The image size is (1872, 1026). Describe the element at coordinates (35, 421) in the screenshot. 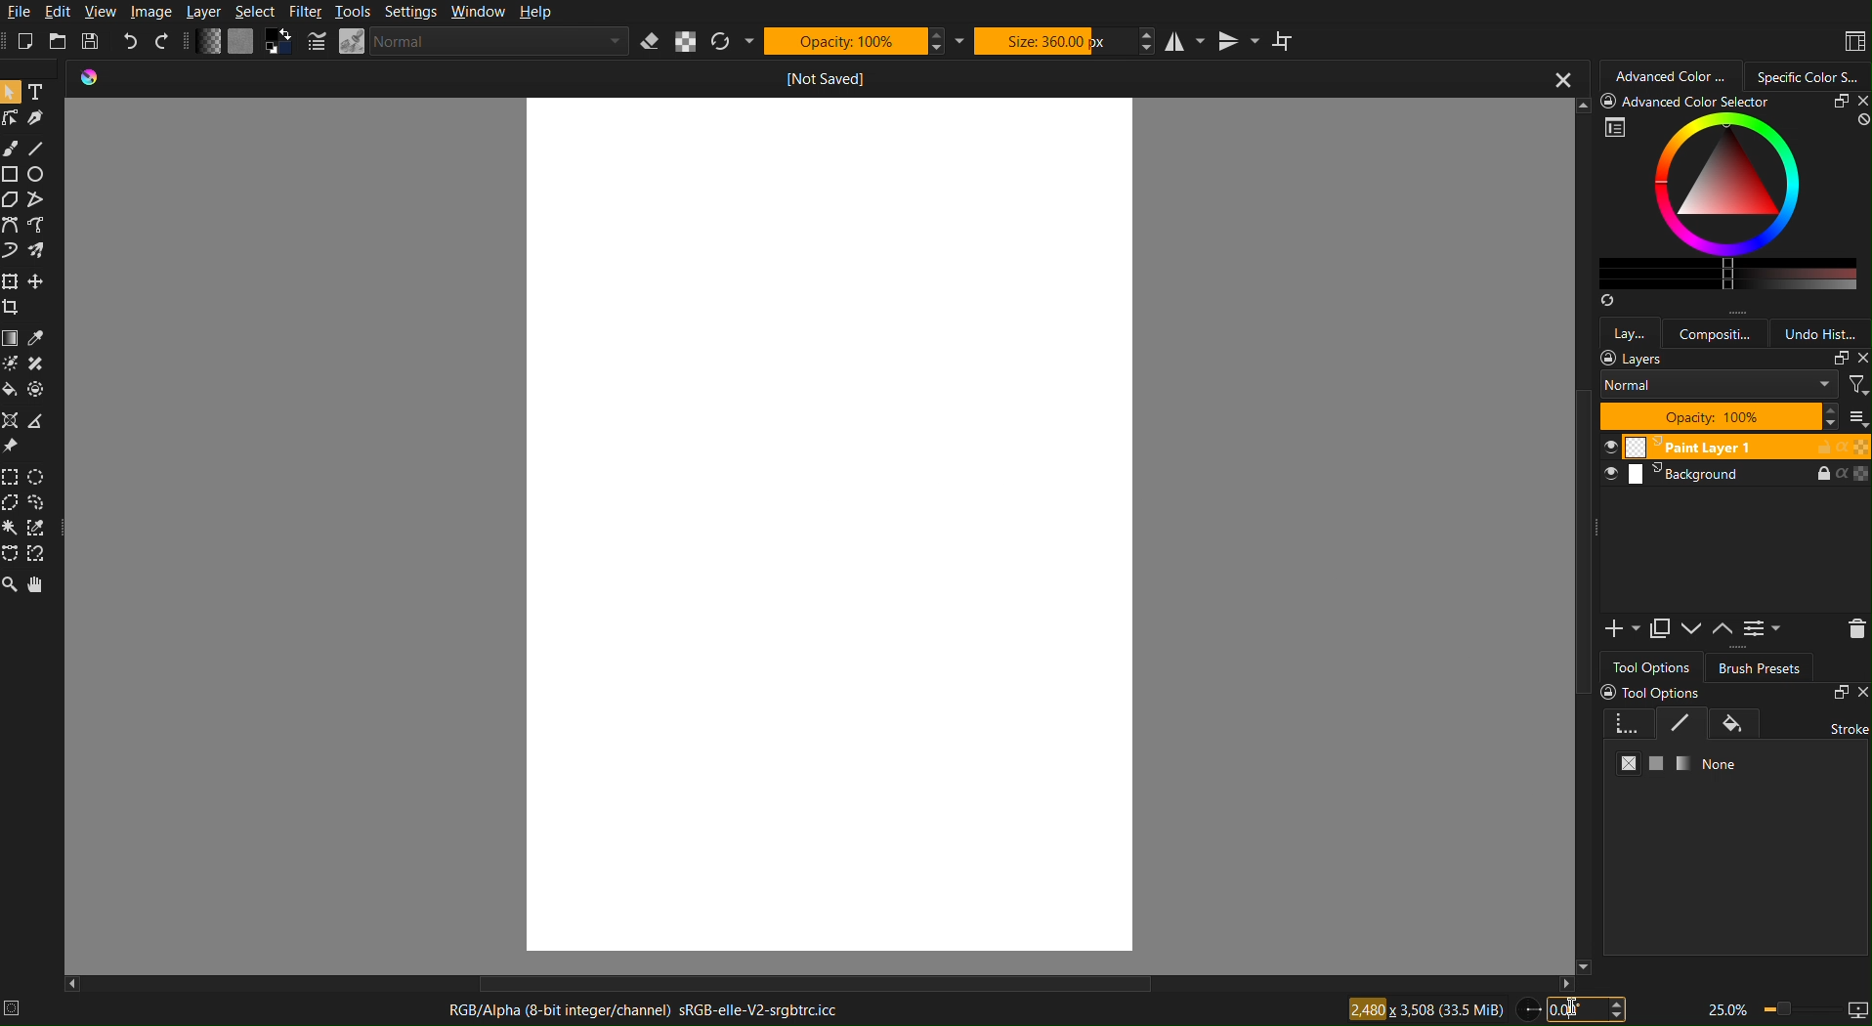

I see `Measure Tool` at that location.